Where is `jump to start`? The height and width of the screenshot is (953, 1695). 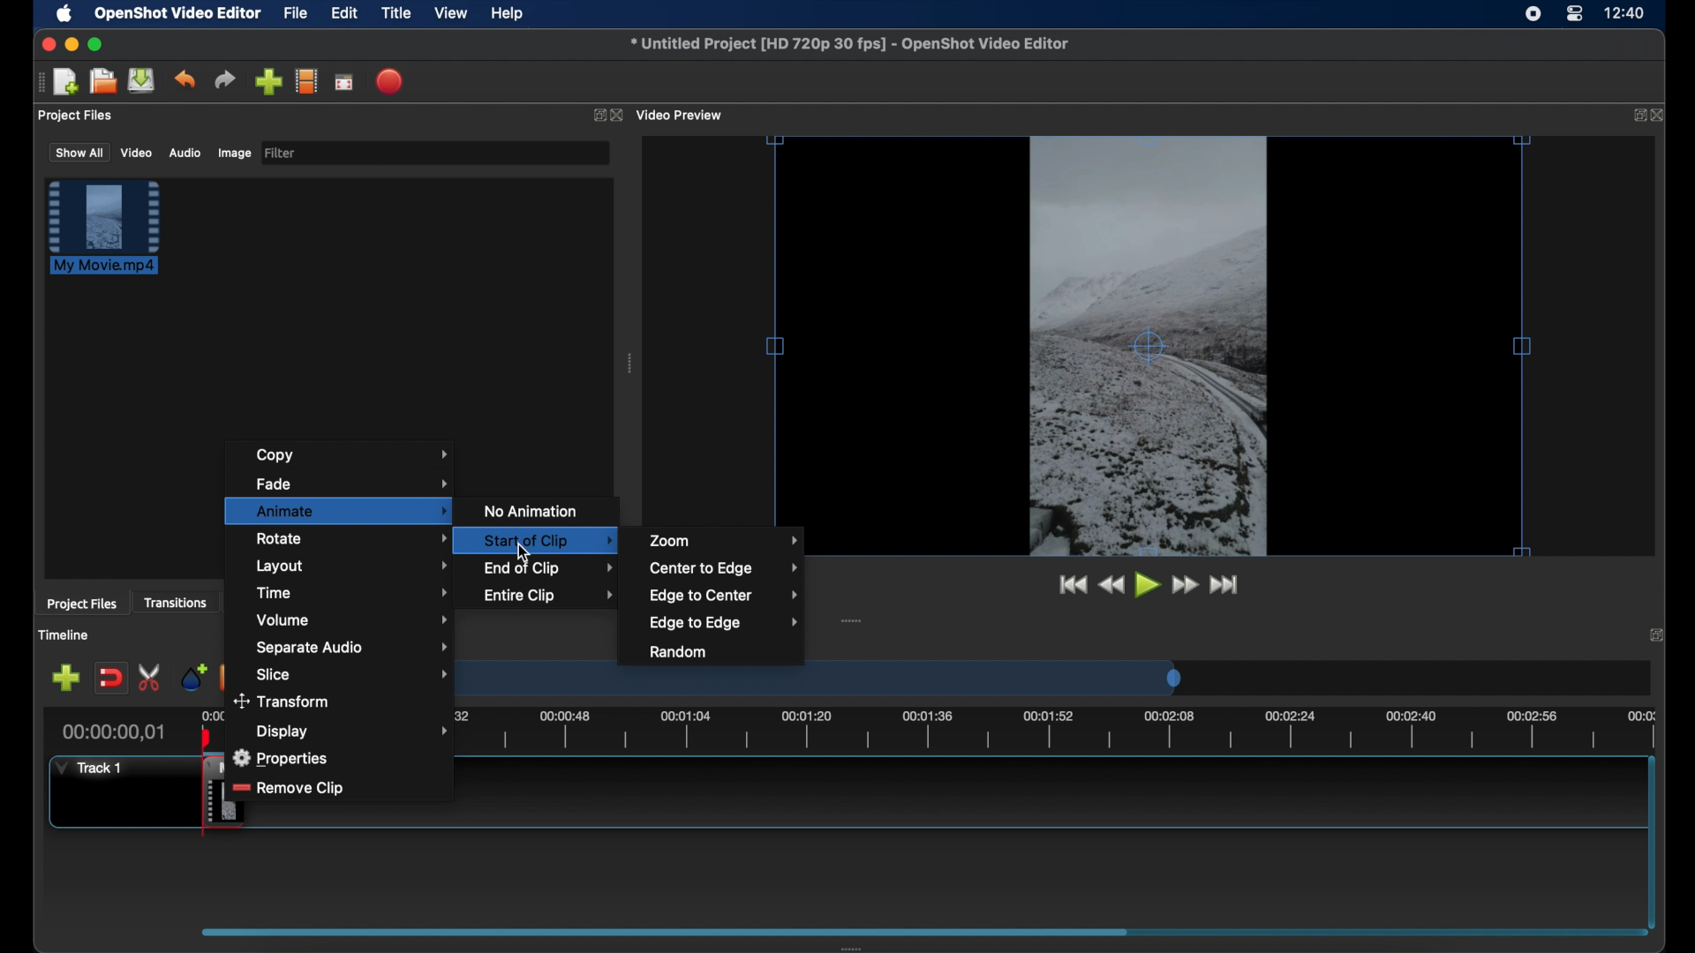
jump to start is located at coordinates (1069, 584).